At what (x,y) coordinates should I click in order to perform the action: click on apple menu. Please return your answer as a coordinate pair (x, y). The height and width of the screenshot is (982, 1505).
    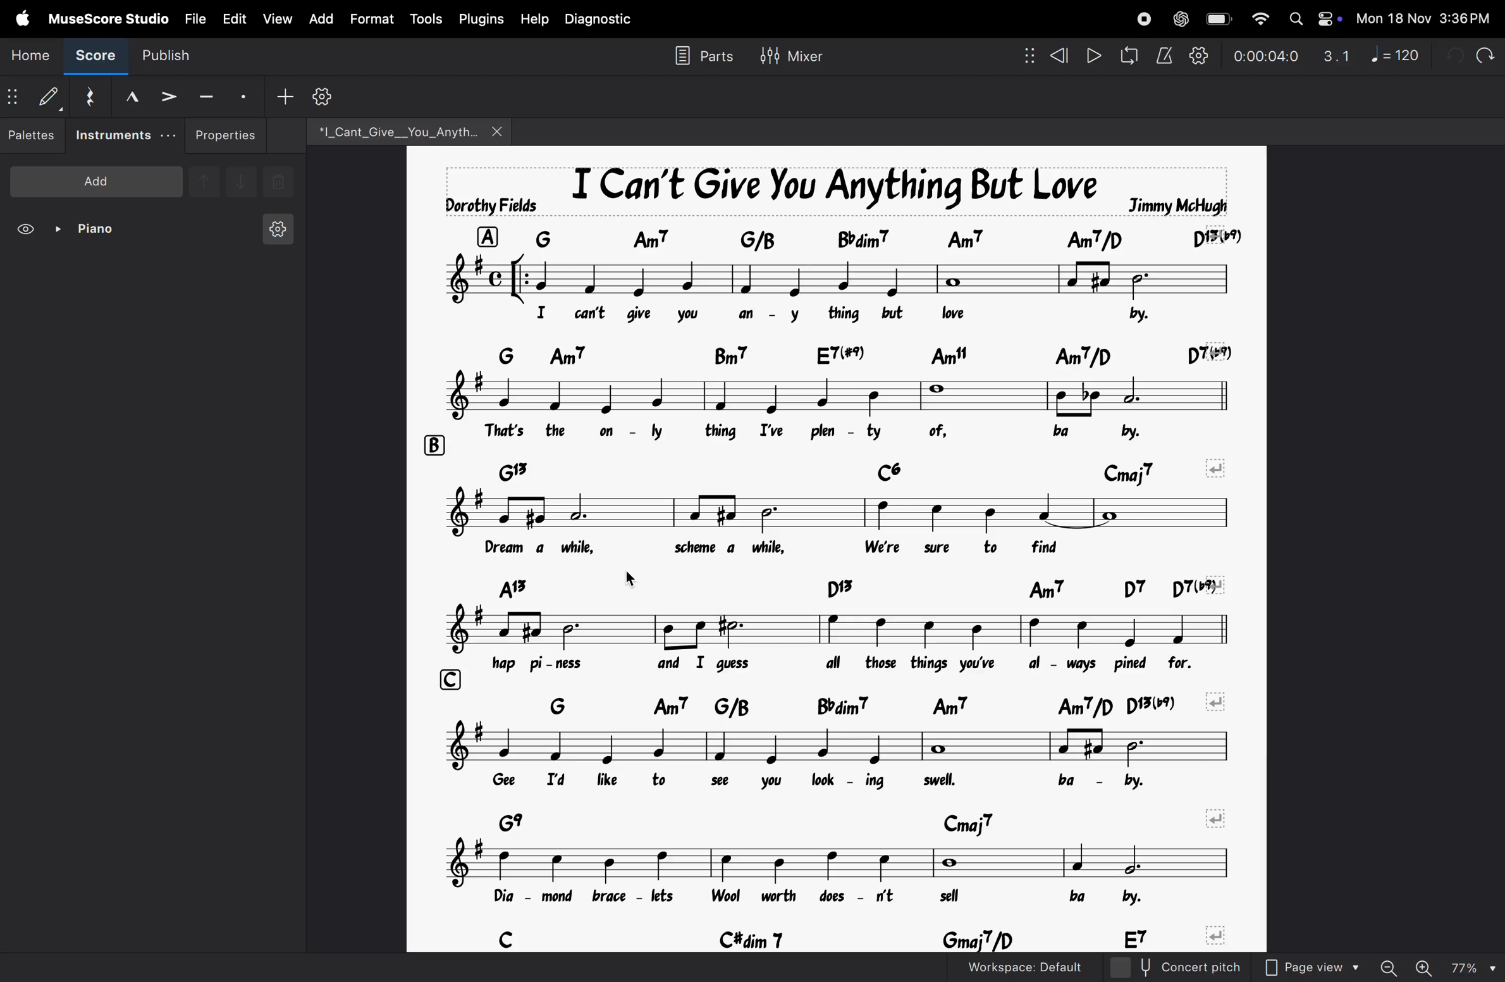
    Looking at the image, I should click on (17, 19).